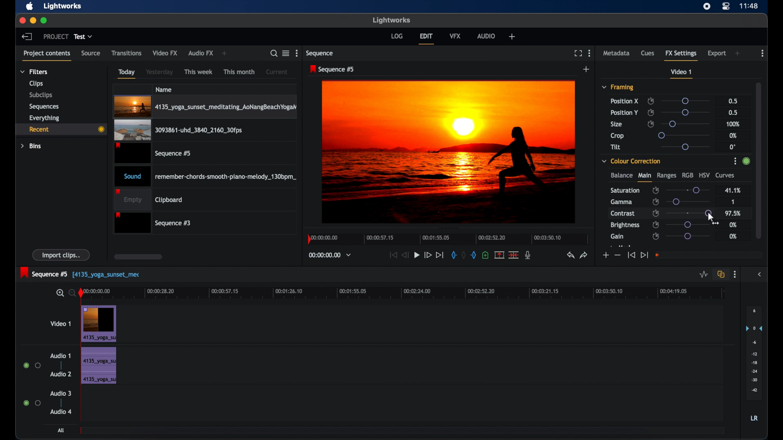  What do you see at coordinates (589, 53) in the screenshot?
I see `more options` at bounding box center [589, 53].